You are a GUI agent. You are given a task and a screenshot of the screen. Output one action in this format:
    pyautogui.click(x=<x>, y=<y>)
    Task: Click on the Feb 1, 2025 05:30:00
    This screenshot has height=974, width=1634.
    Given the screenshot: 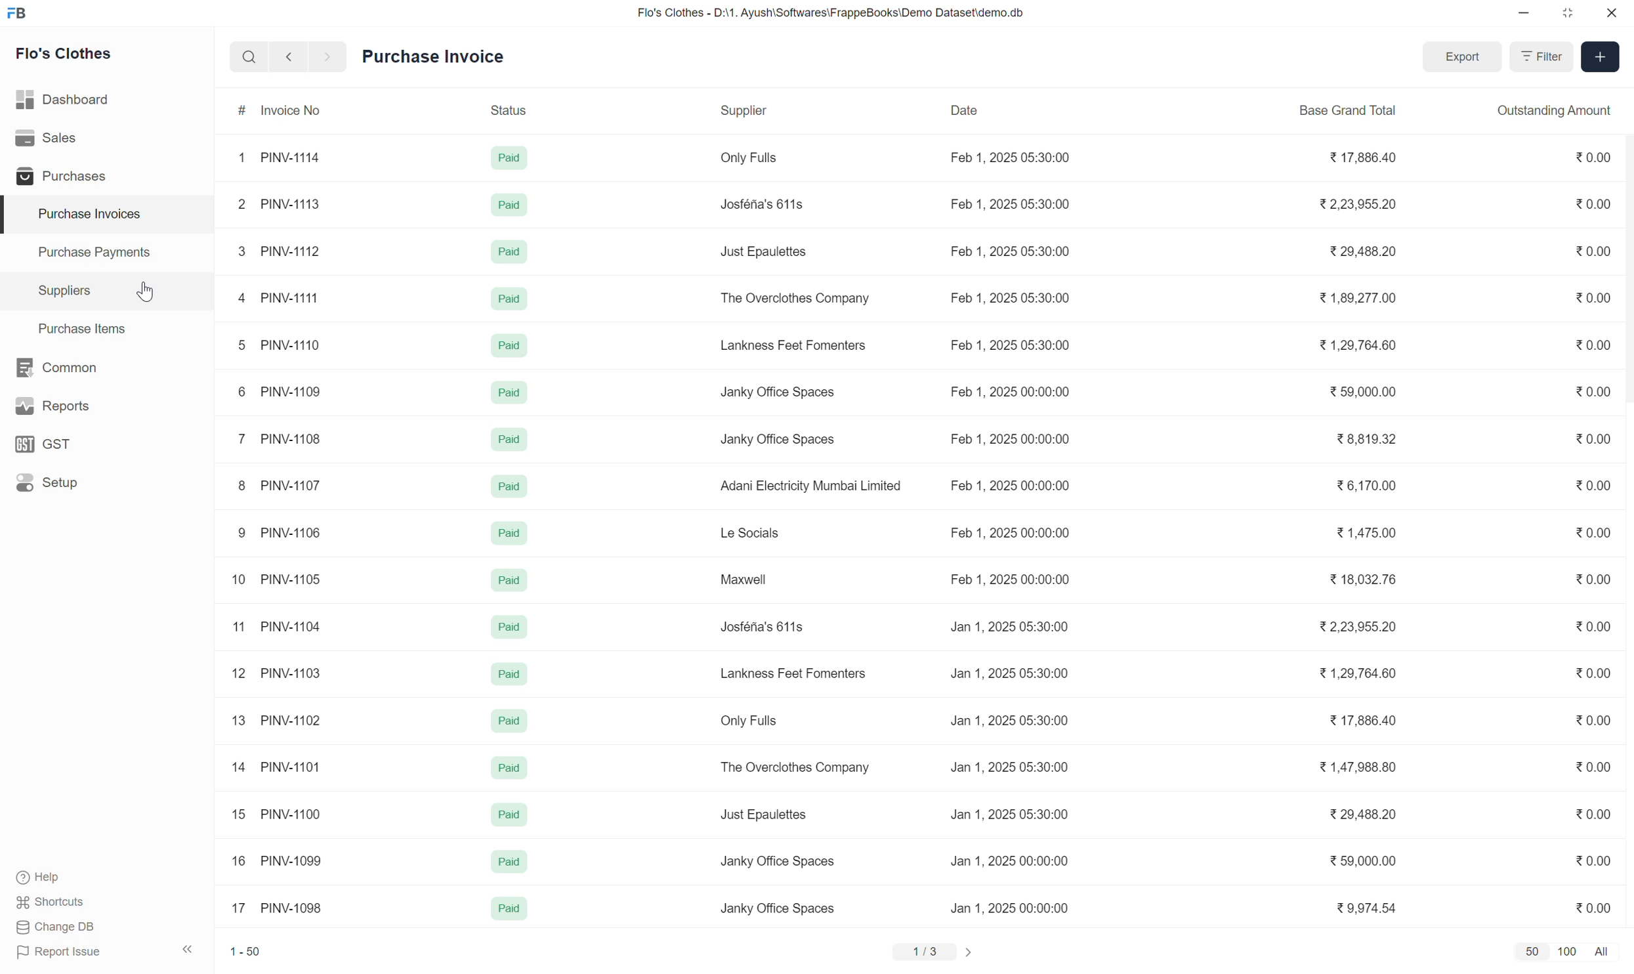 What is the action you would take?
    pyautogui.click(x=1010, y=345)
    